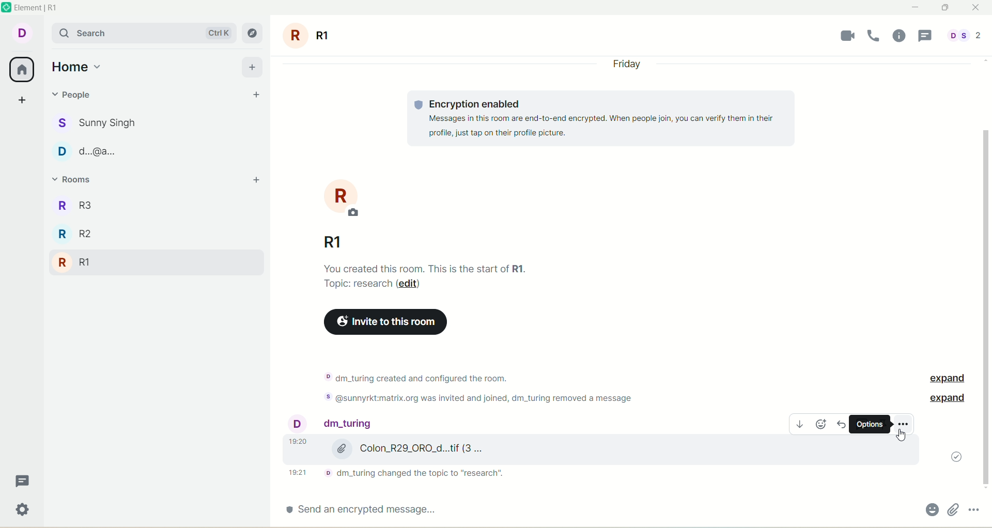 The height and width of the screenshot is (528, 992). I want to click on reply, so click(841, 424).